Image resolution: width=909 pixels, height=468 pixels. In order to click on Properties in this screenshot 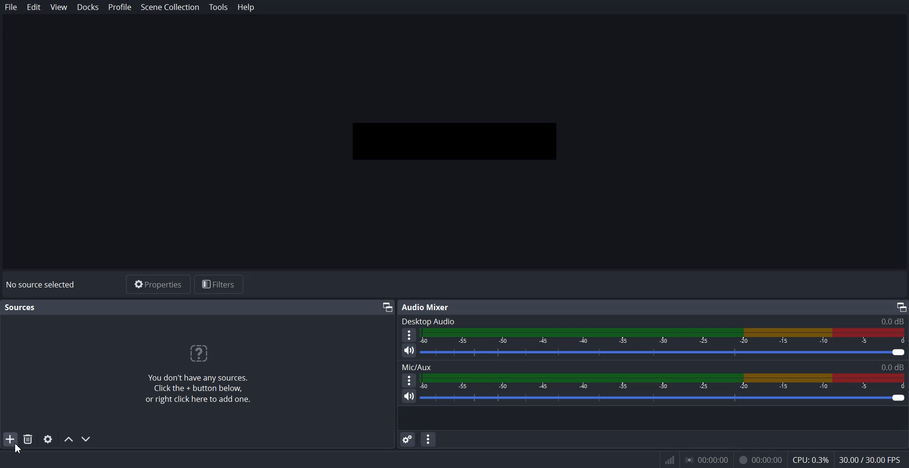, I will do `click(157, 284)`.